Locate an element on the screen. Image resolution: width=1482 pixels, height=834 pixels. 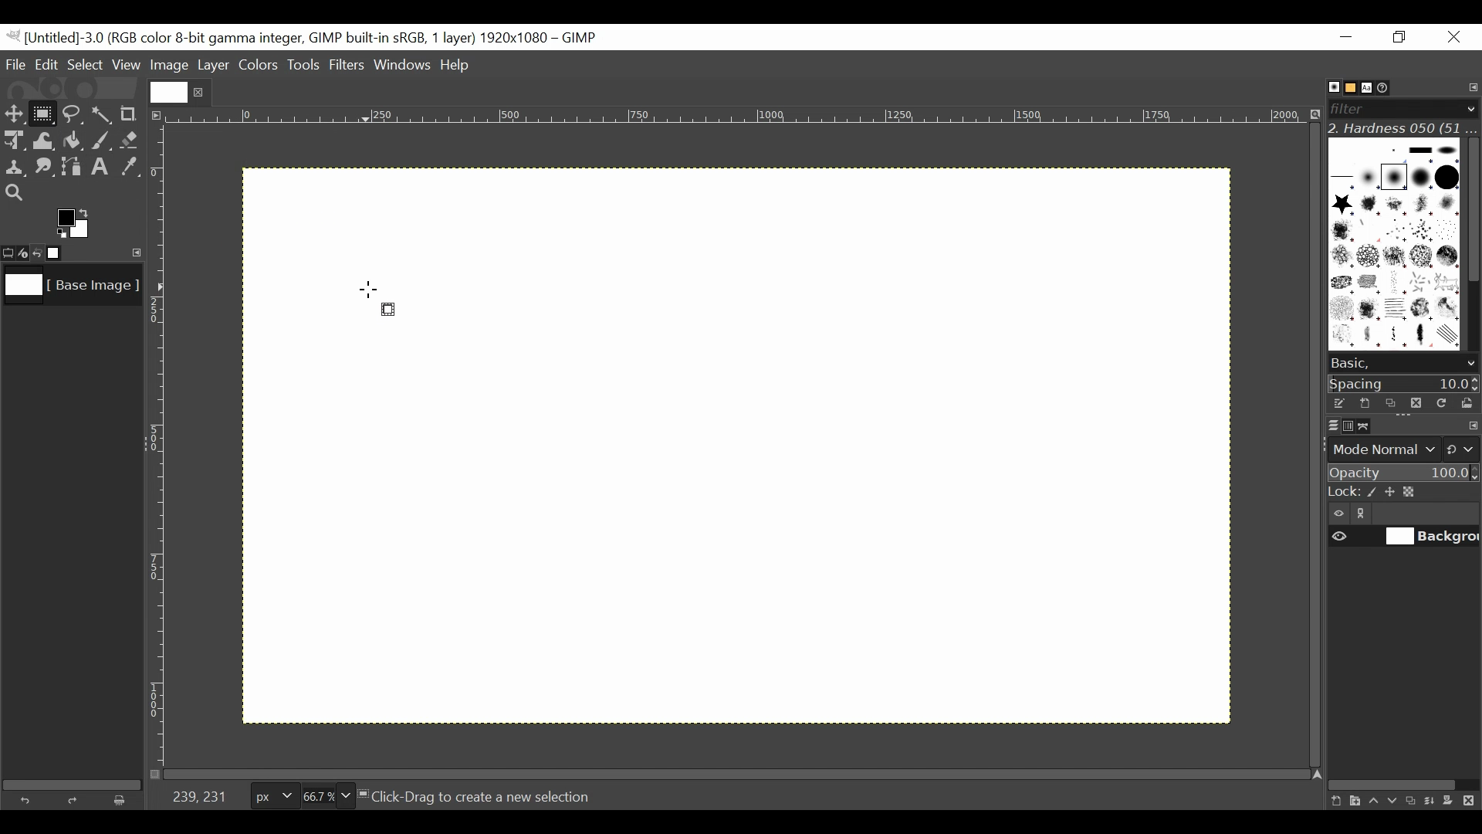
Raise the layer is located at coordinates (1373, 800).